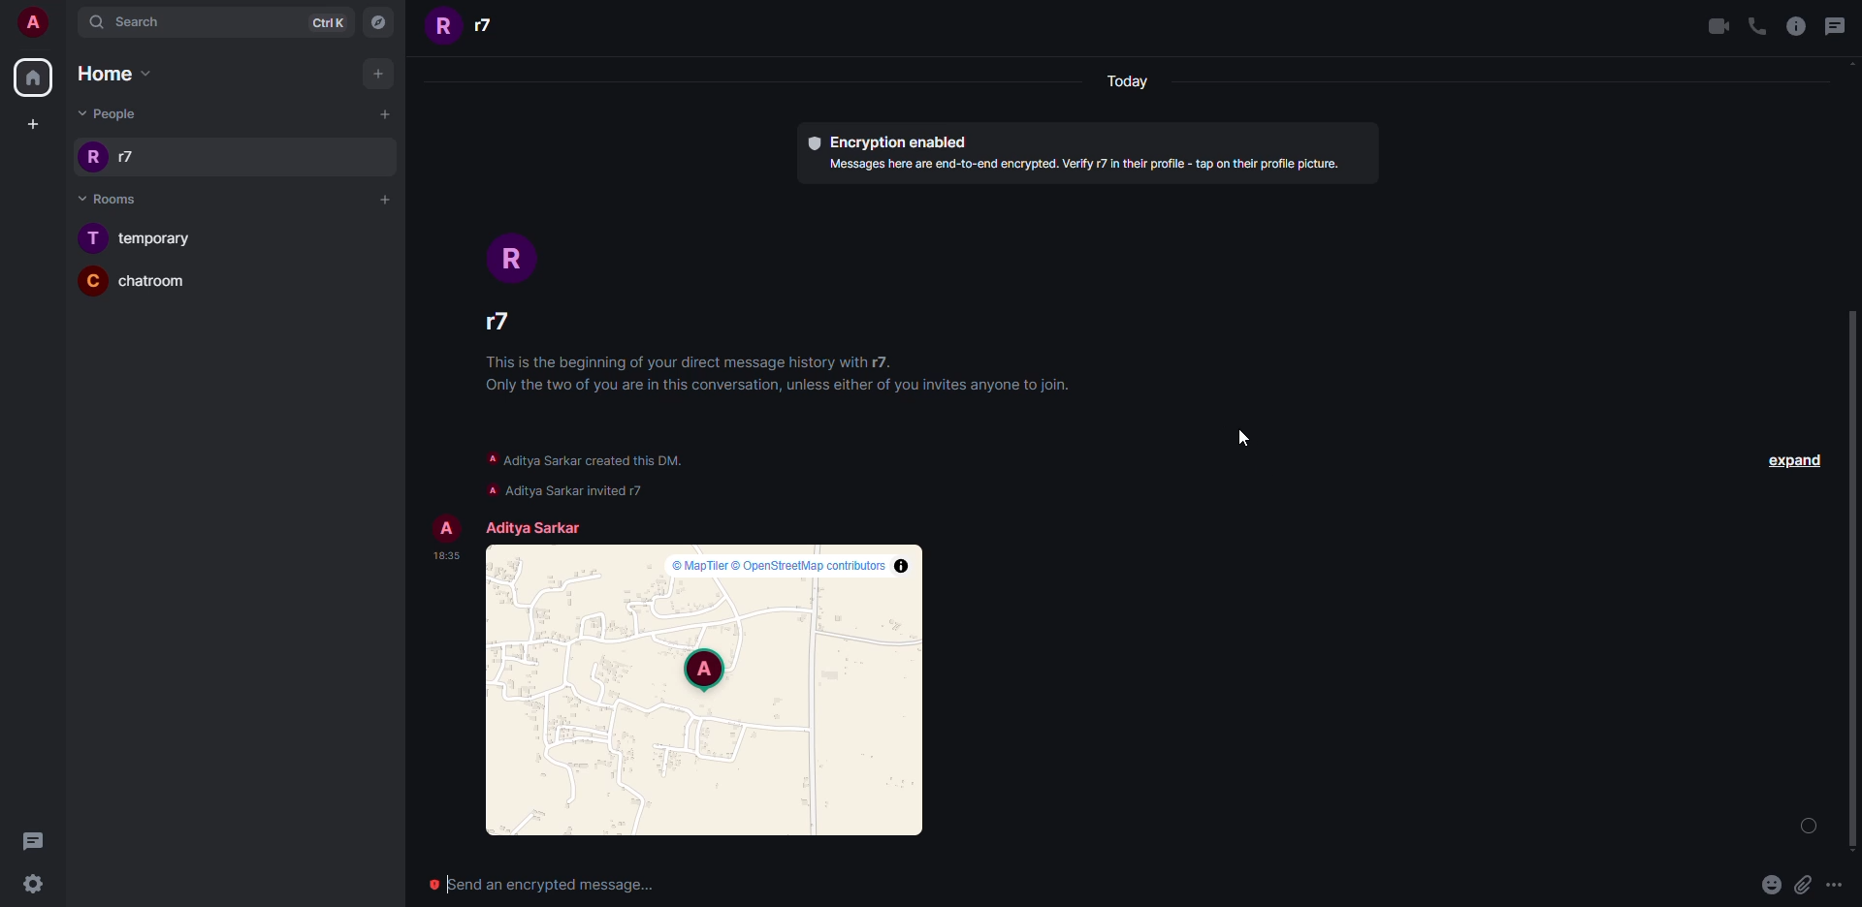  I want to click on map info, so click(788, 564).